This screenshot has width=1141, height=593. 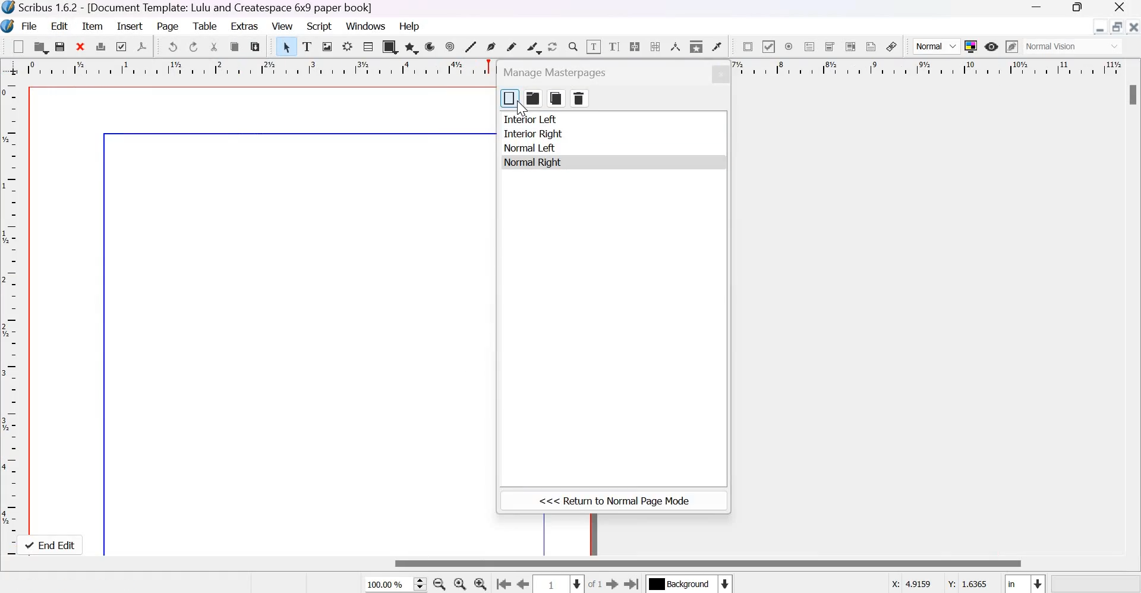 What do you see at coordinates (81, 47) in the screenshot?
I see `close` at bounding box center [81, 47].